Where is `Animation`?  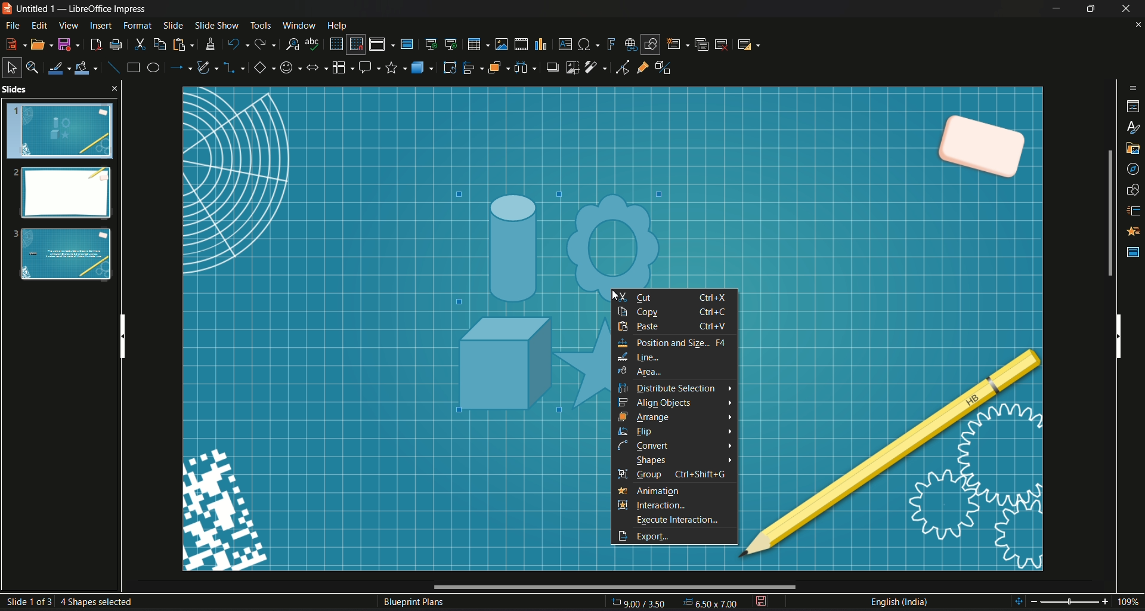 Animation is located at coordinates (1134, 232).